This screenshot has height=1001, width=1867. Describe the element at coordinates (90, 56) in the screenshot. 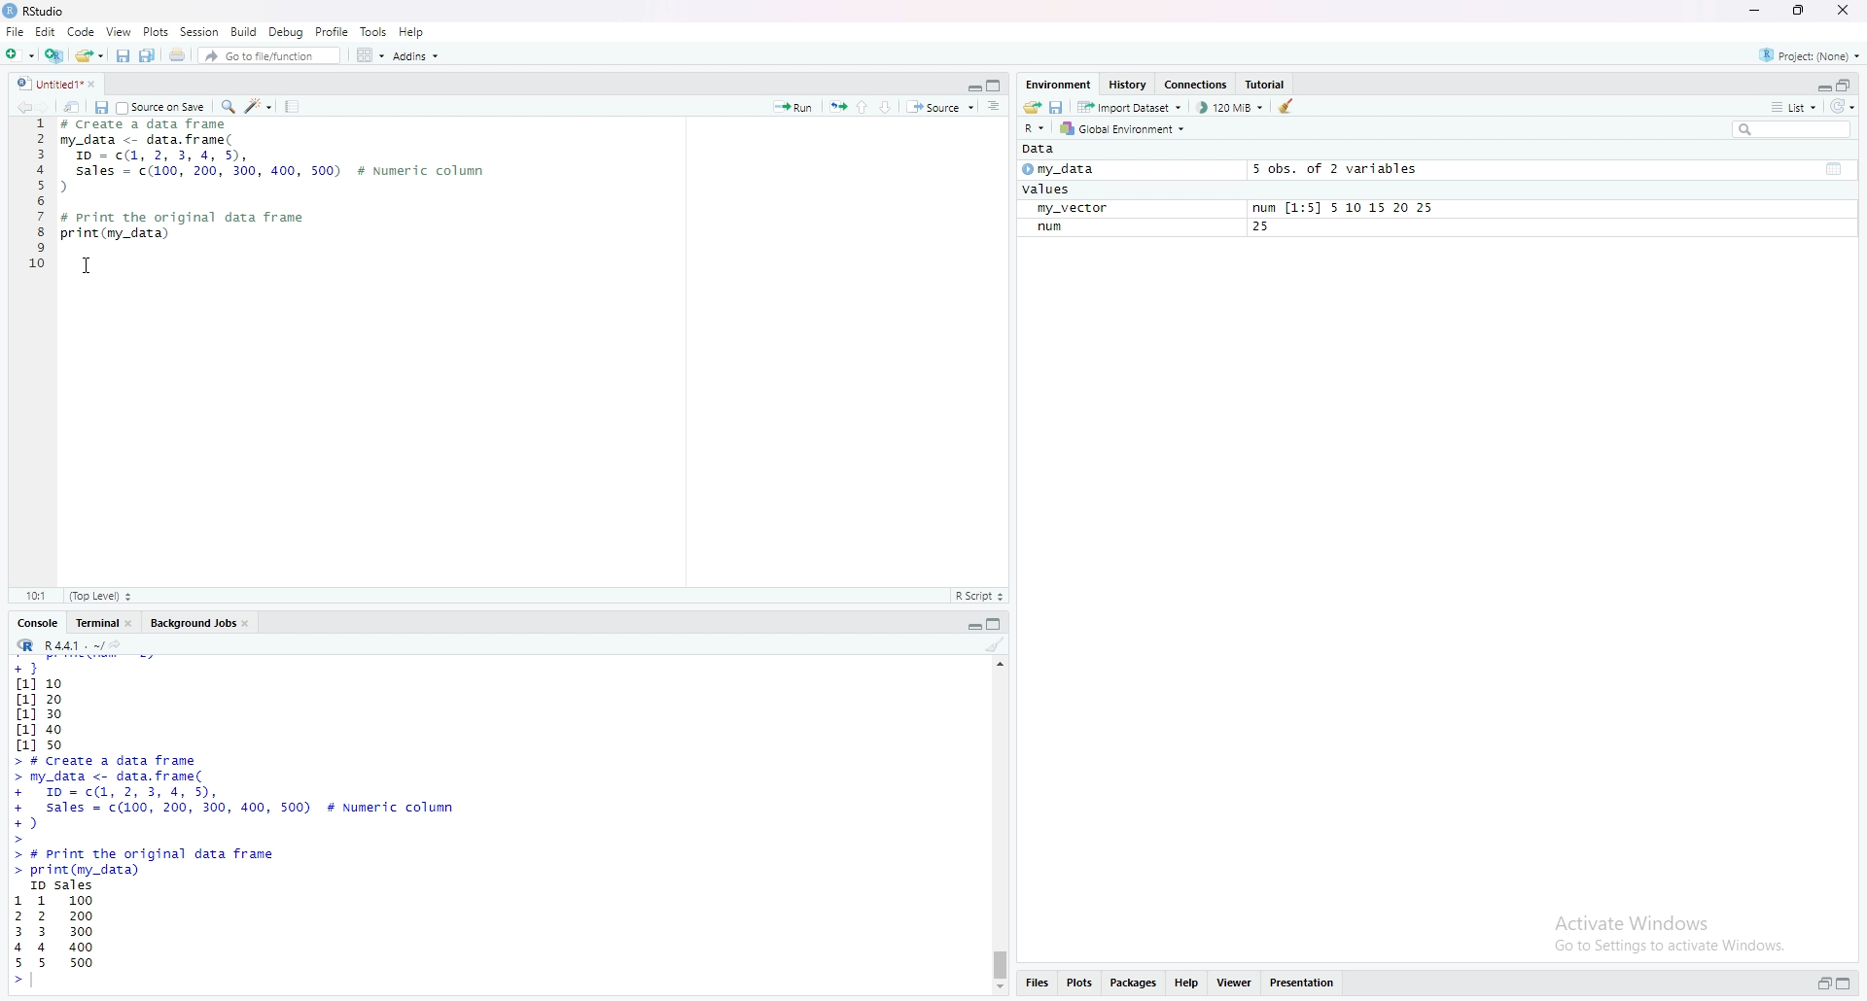

I see `Open an existing file` at that location.